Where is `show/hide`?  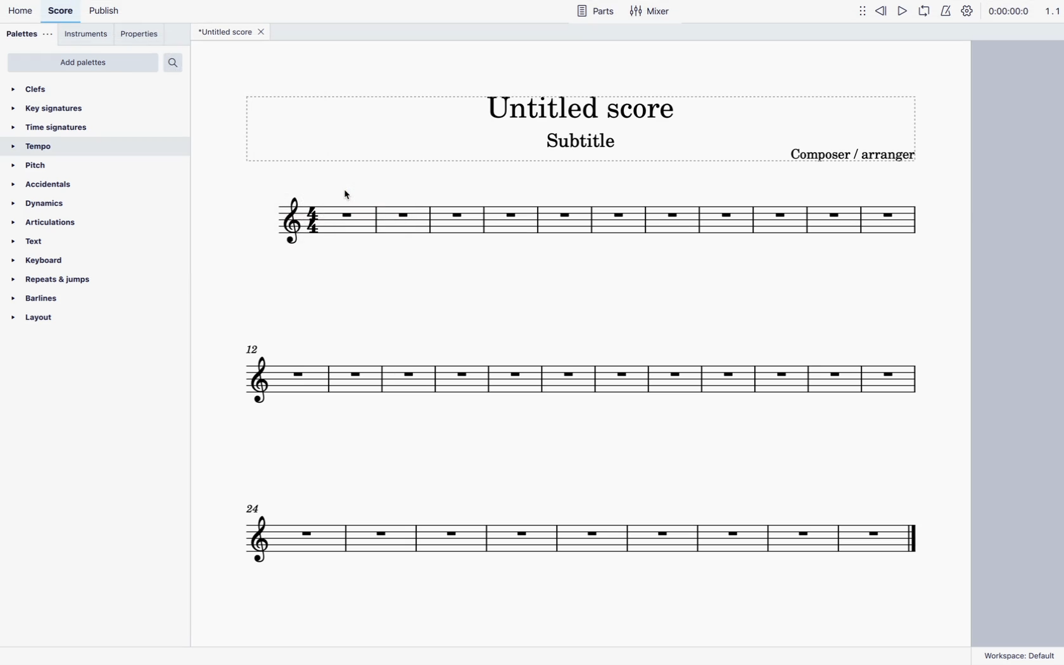 show/hide is located at coordinates (858, 13).